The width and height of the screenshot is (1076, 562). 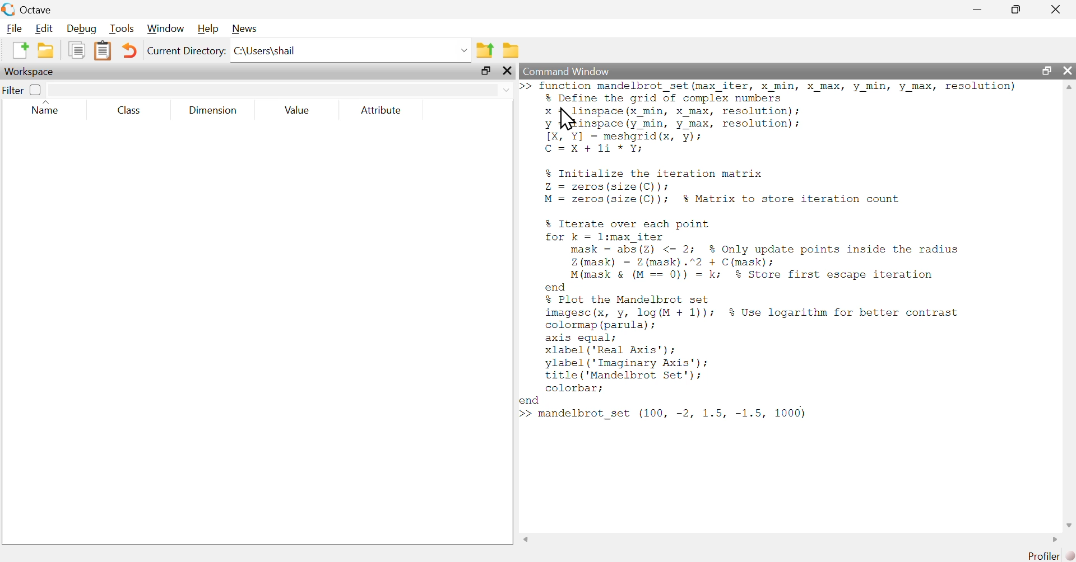 What do you see at coordinates (281, 88) in the screenshot?
I see `search here` at bounding box center [281, 88].